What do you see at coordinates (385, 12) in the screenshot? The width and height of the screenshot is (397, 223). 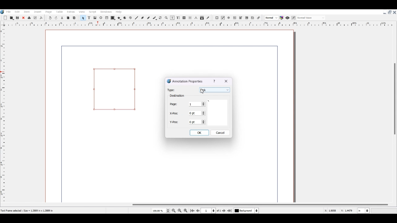 I see `Minimize` at bounding box center [385, 12].